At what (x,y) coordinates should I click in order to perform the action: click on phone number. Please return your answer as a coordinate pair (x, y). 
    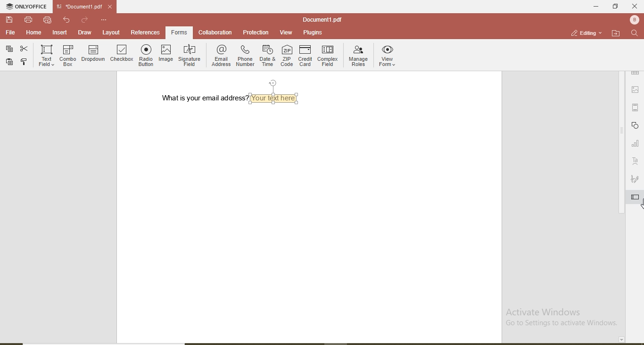
    Looking at the image, I should click on (245, 57).